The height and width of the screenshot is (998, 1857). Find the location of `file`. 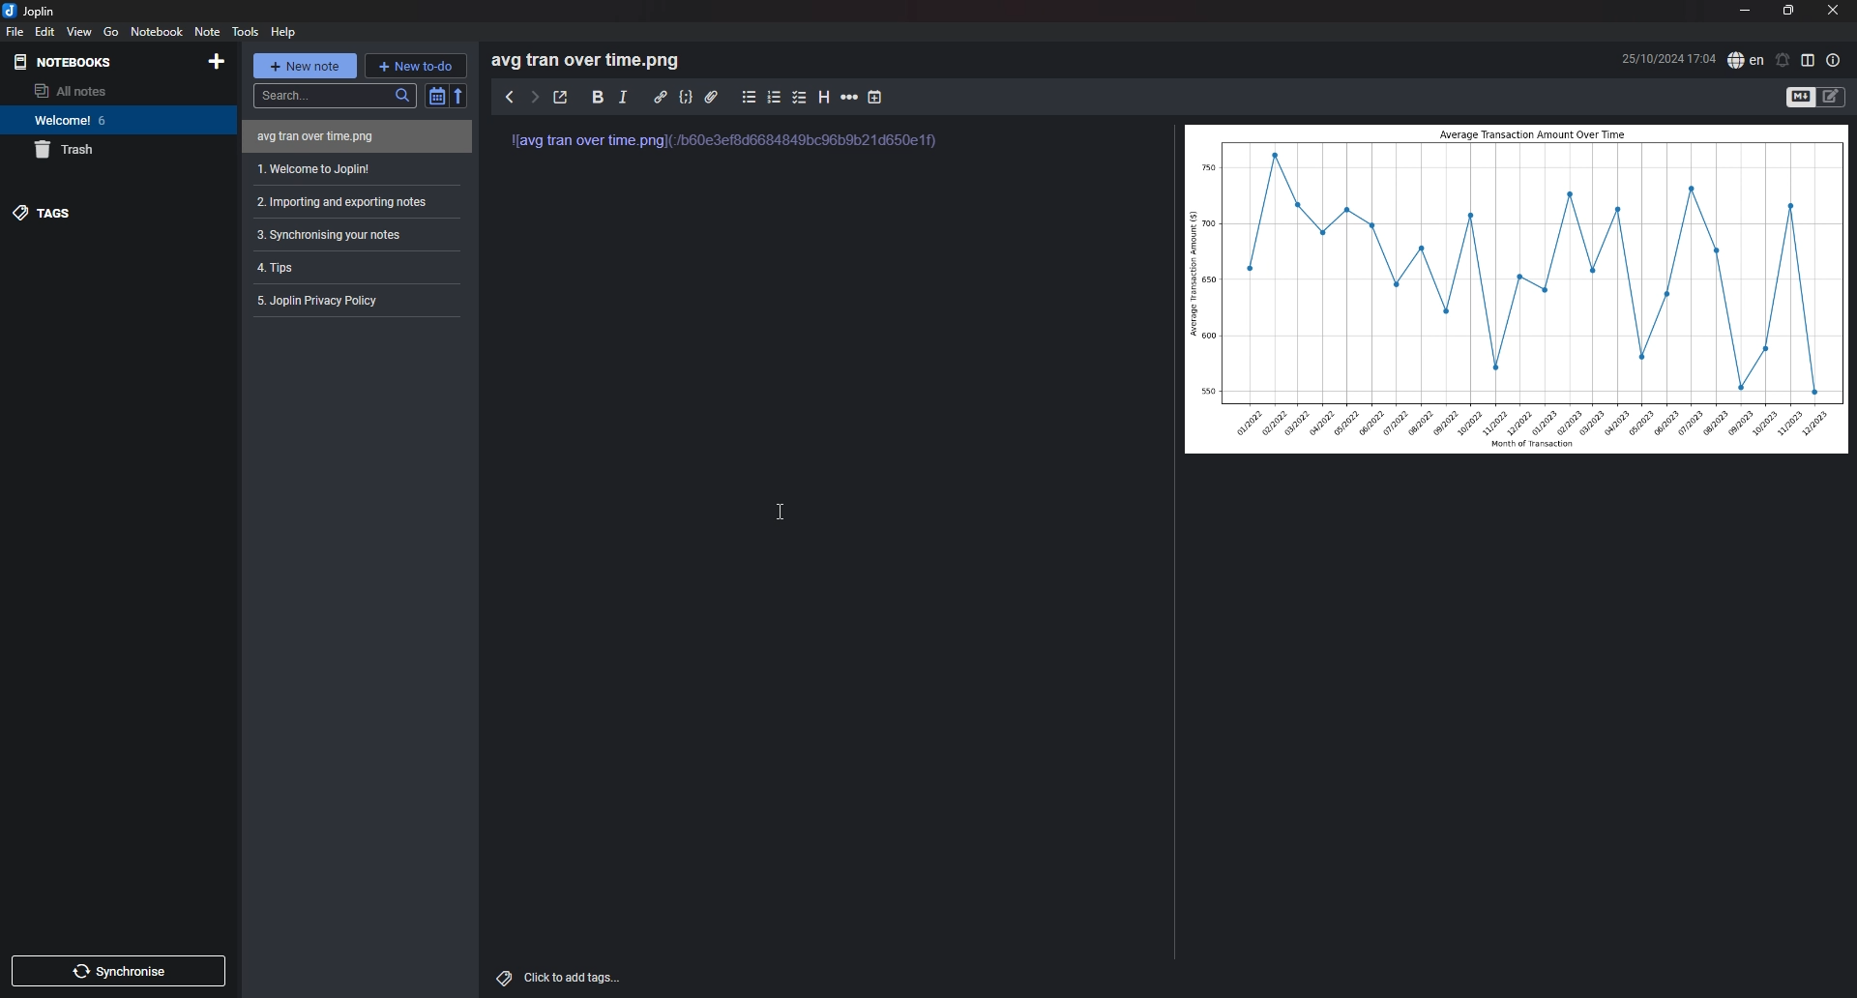

file is located at coordinates (16, 31).